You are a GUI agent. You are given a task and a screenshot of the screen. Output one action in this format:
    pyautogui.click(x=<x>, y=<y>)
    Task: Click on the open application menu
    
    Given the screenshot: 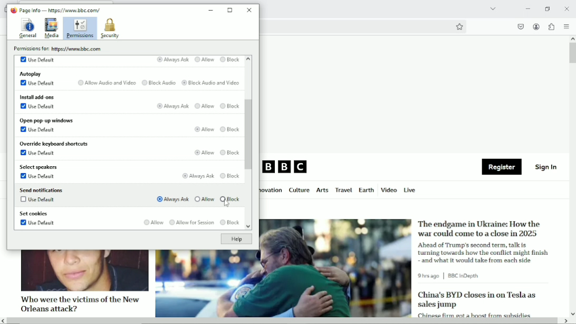 What is the action you would take?
    pyautogui.click(x=566, y=26)
    